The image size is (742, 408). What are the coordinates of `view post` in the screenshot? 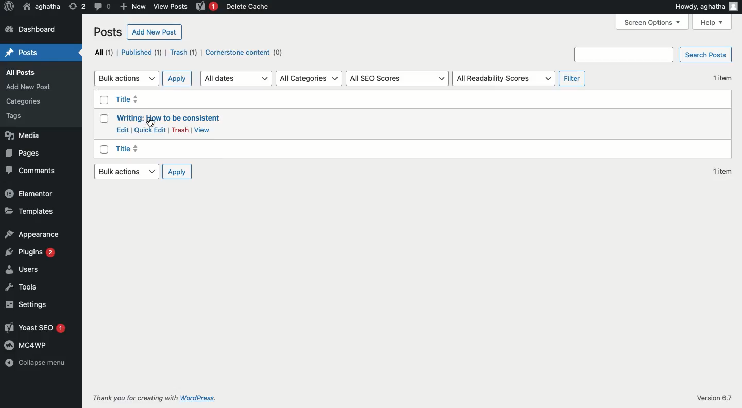 It's located at (170, 6).